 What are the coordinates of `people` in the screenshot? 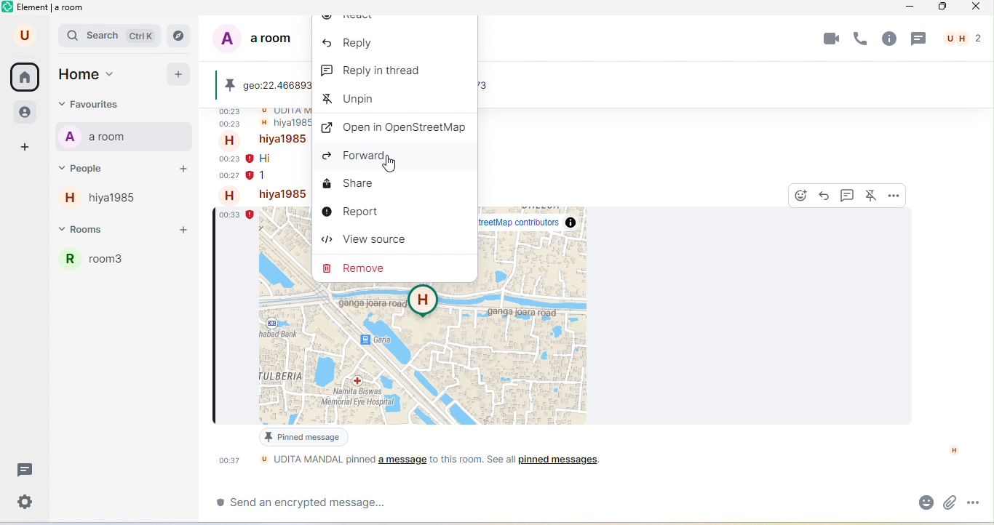 It's located at (963, 39).